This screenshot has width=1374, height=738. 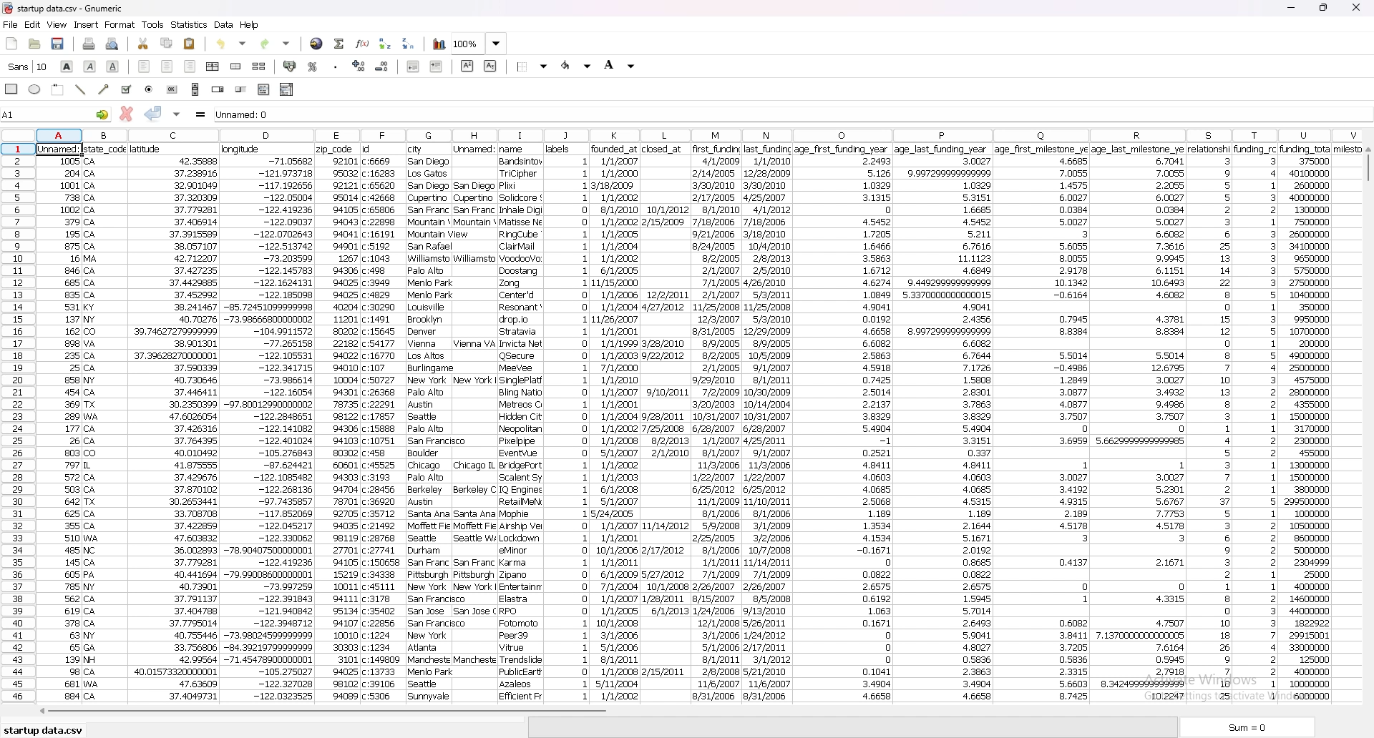 I want to click on data, so click(x=716, y=424).